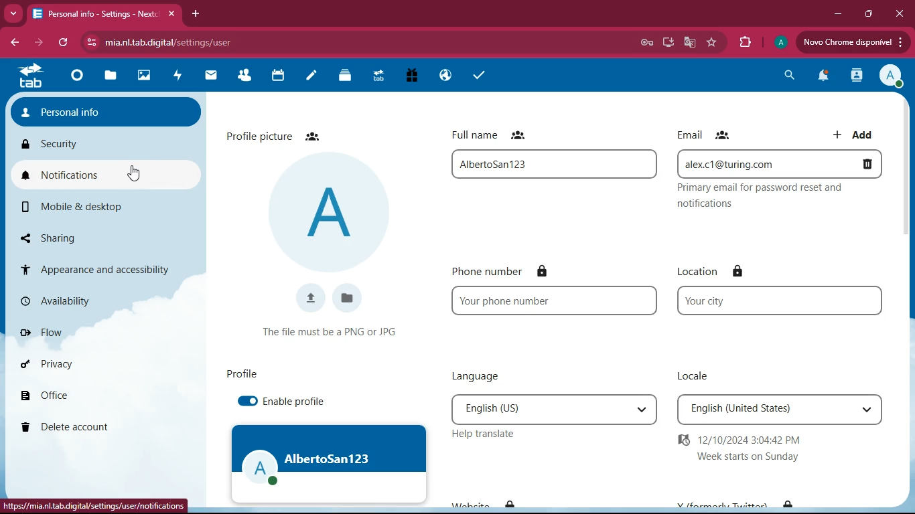 This screenshot has width=915, height=514. I want to click on scroll bar, so click(909, 215).